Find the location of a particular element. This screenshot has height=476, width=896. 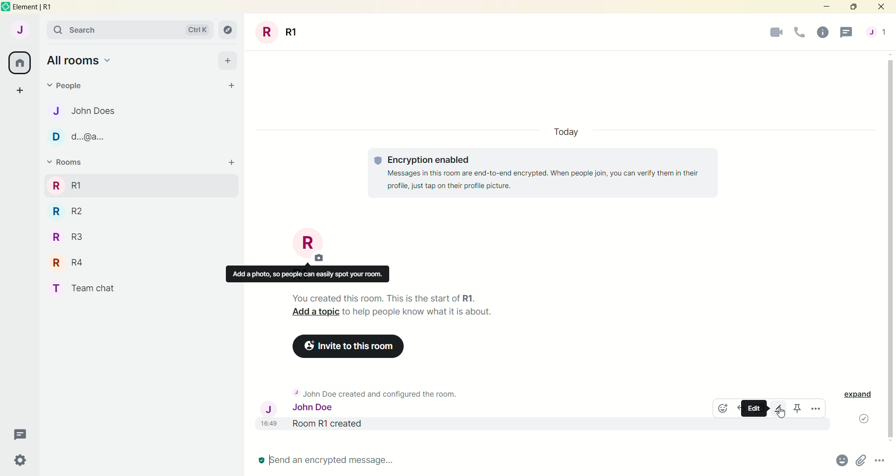

send message is located at coordinates (337, 462).